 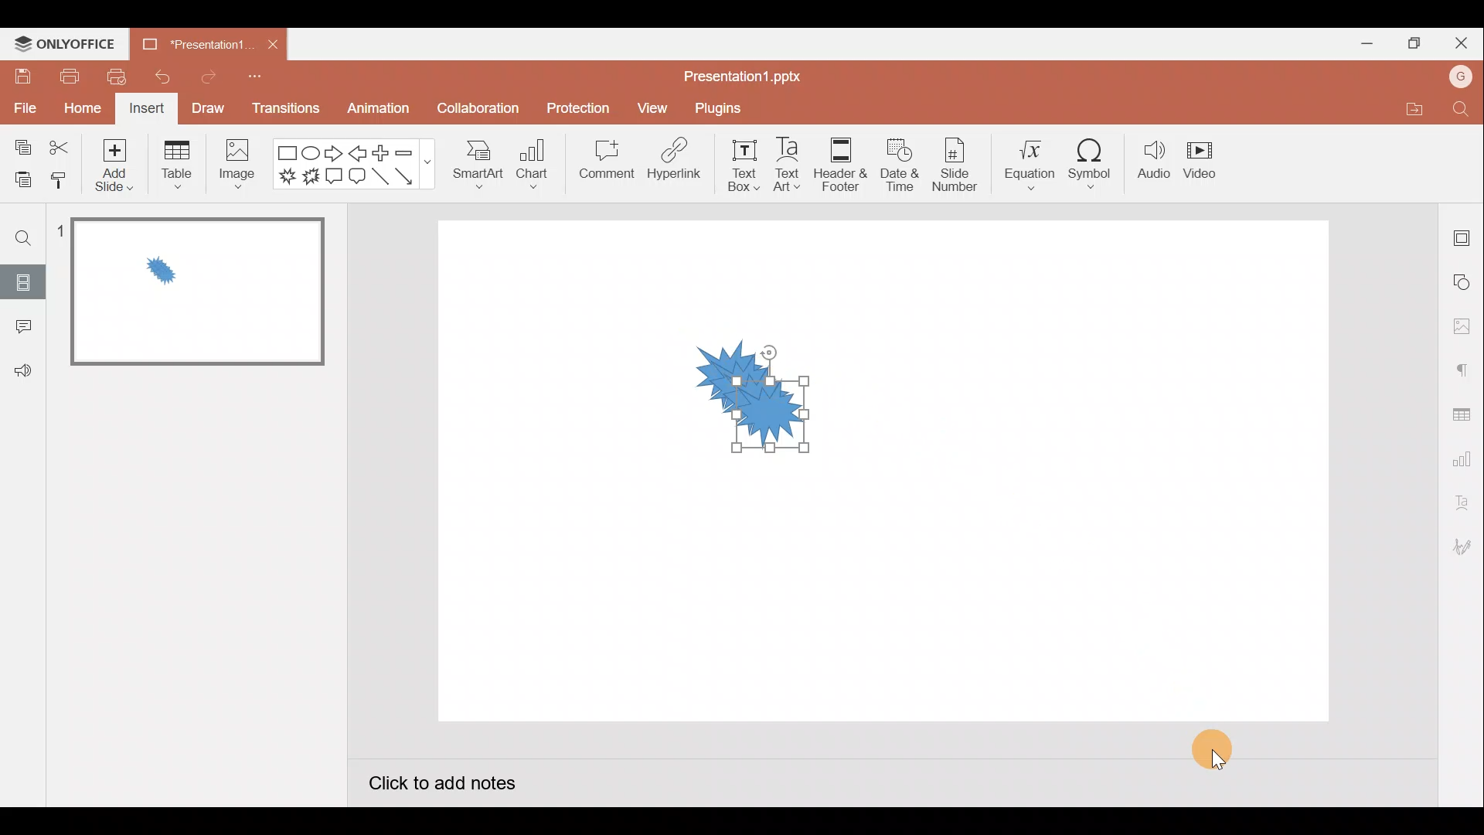 I want to click on Collaboration, so click(x=475, y=108).